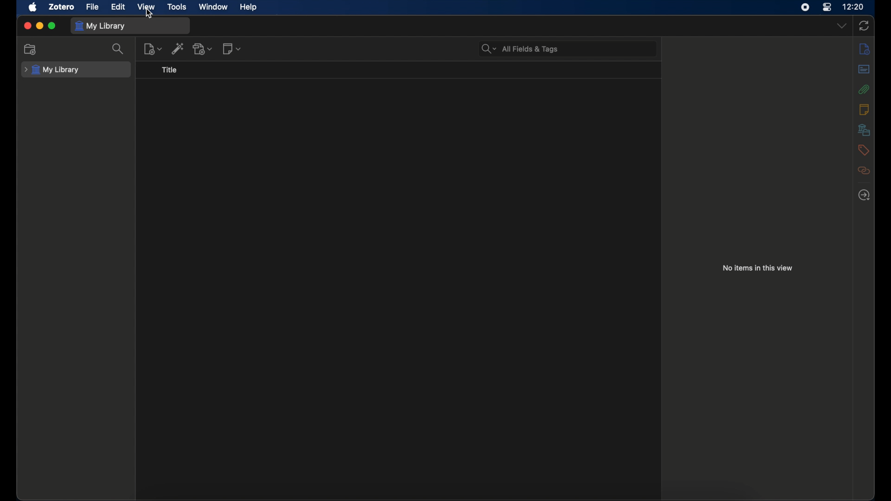  What do you see at coordinates (30, 49) in the screenshot?
I see `new collection` at bounding box center [30, 49].